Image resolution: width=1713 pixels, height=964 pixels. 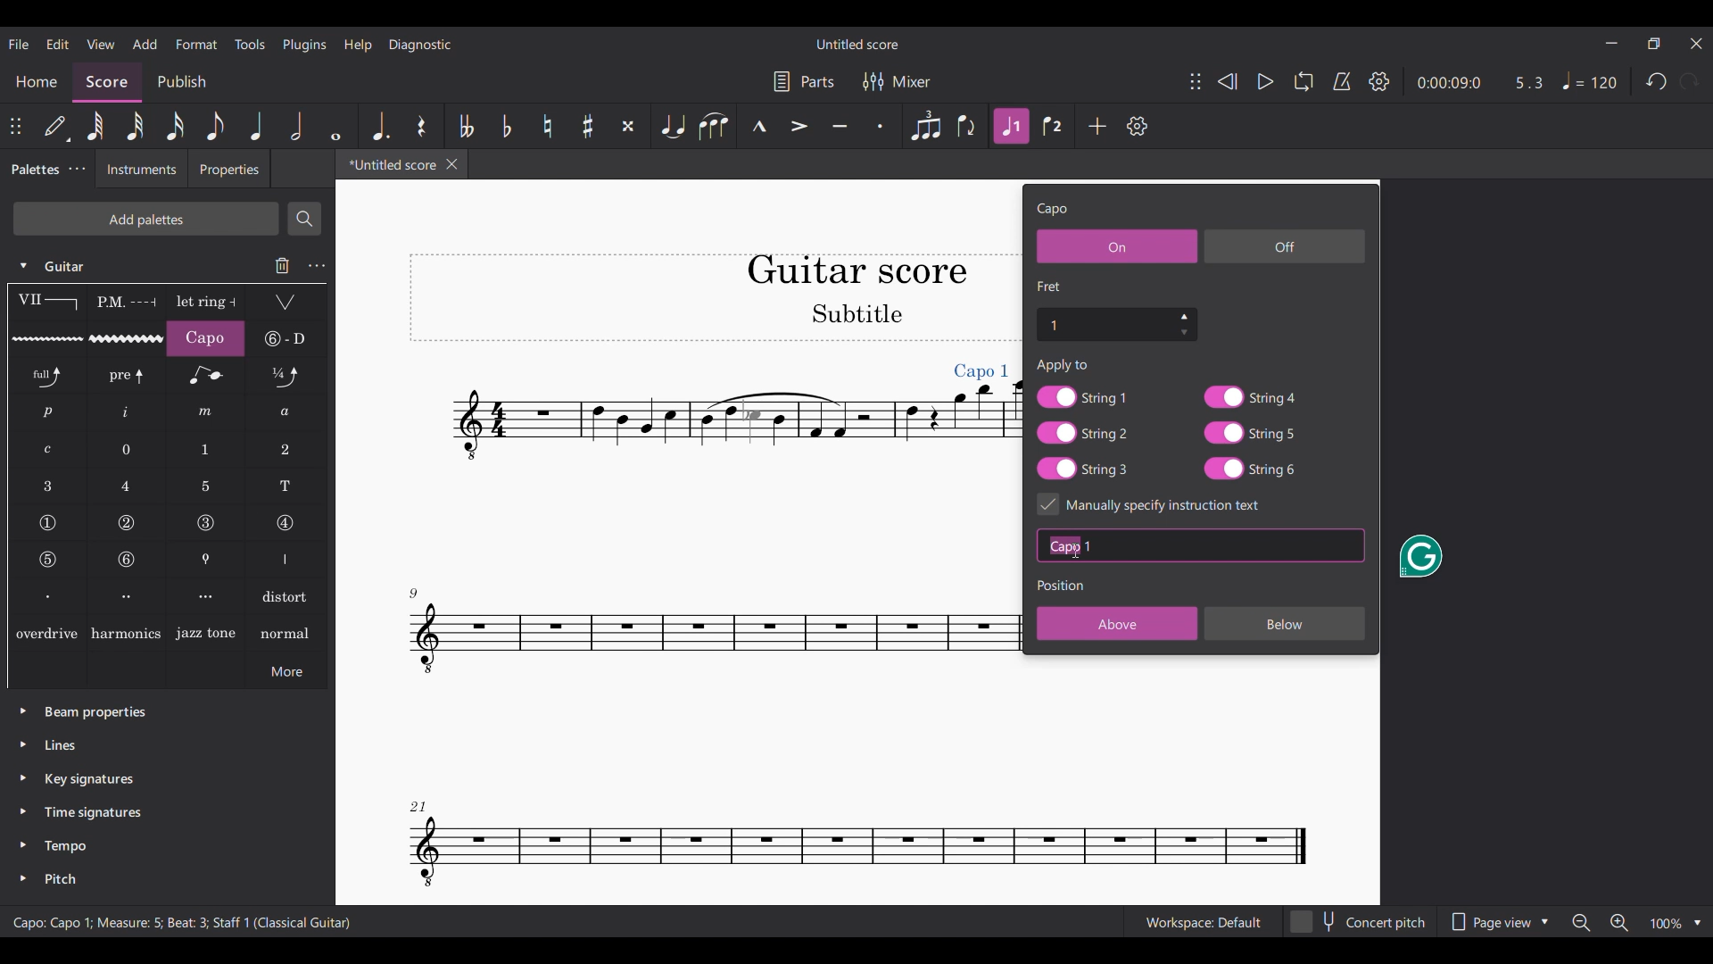 What do you see at coordinates (981, 371) in the screenshot?
I see `Capo added` at bounding box center [981, 371].